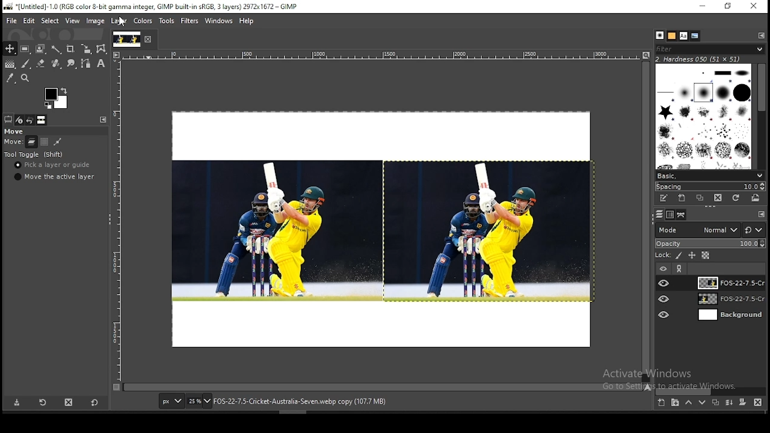 This screenshot has height=433, width=770. Describe the element at coordinates (218, 21) in the screenshot. I see `windows` at that location.